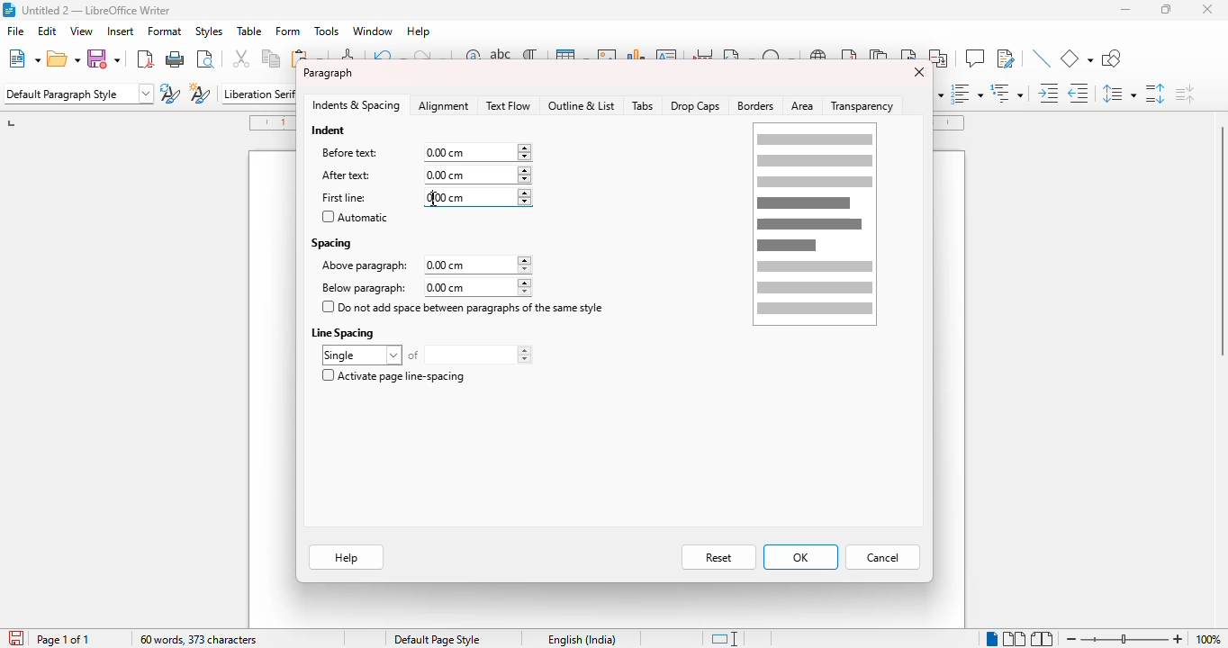  Describe the element at coordinates (1049, 93) in the screenshot. I see `increase indent` at that location.